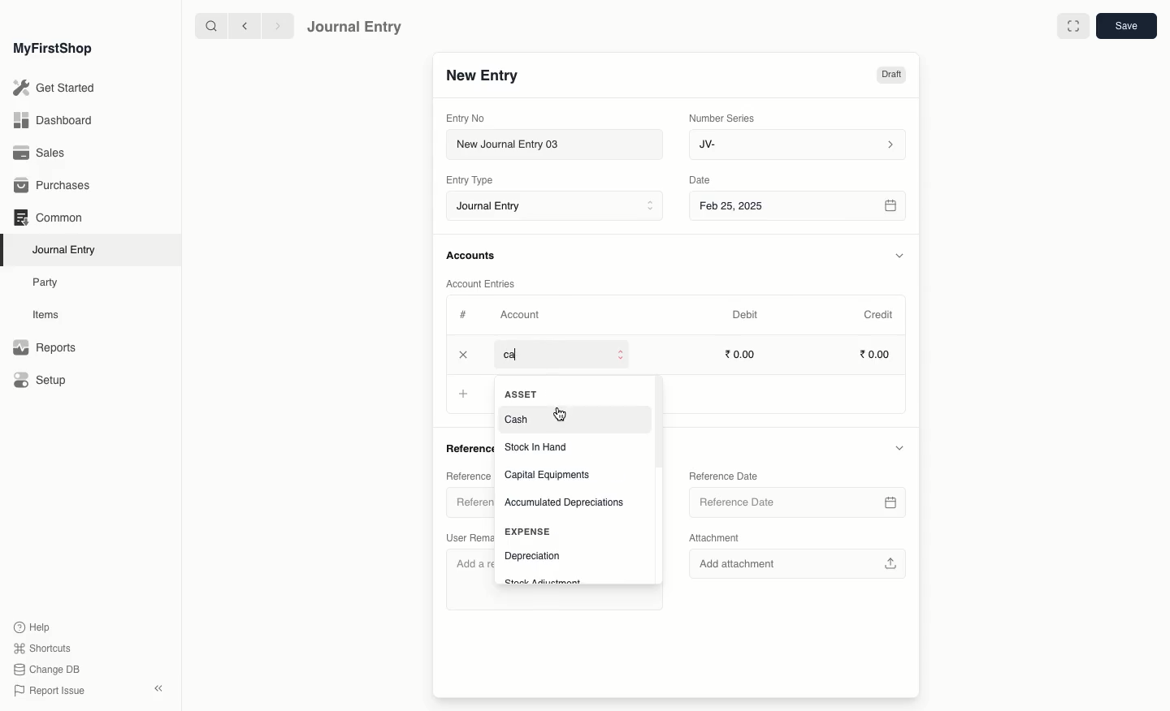  What do you see at coordinates (519, 418) in the screenshot?
I see `Cash` at bounding box center [519, 418].